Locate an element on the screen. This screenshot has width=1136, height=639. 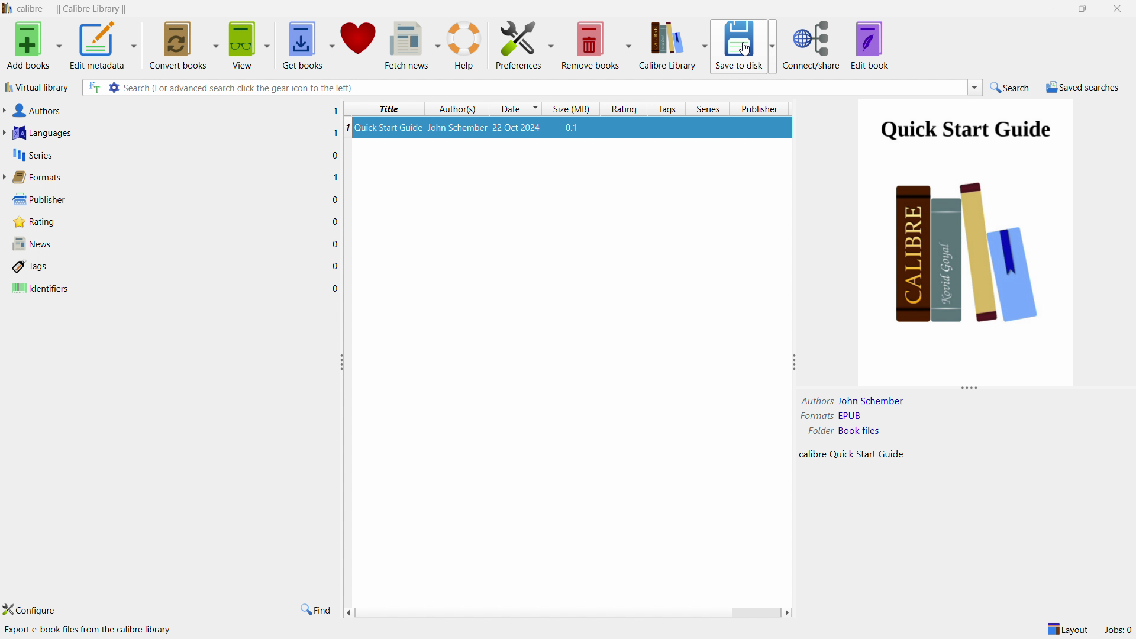
1 is located at coordinates (335, 110).